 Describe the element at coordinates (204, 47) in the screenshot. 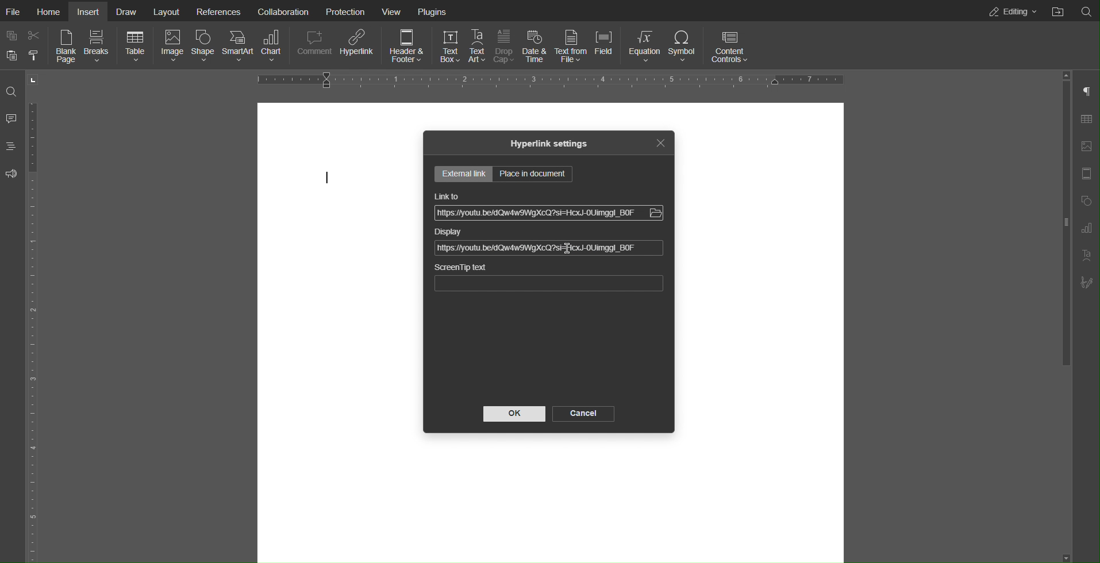

I see `Shape` at that location.